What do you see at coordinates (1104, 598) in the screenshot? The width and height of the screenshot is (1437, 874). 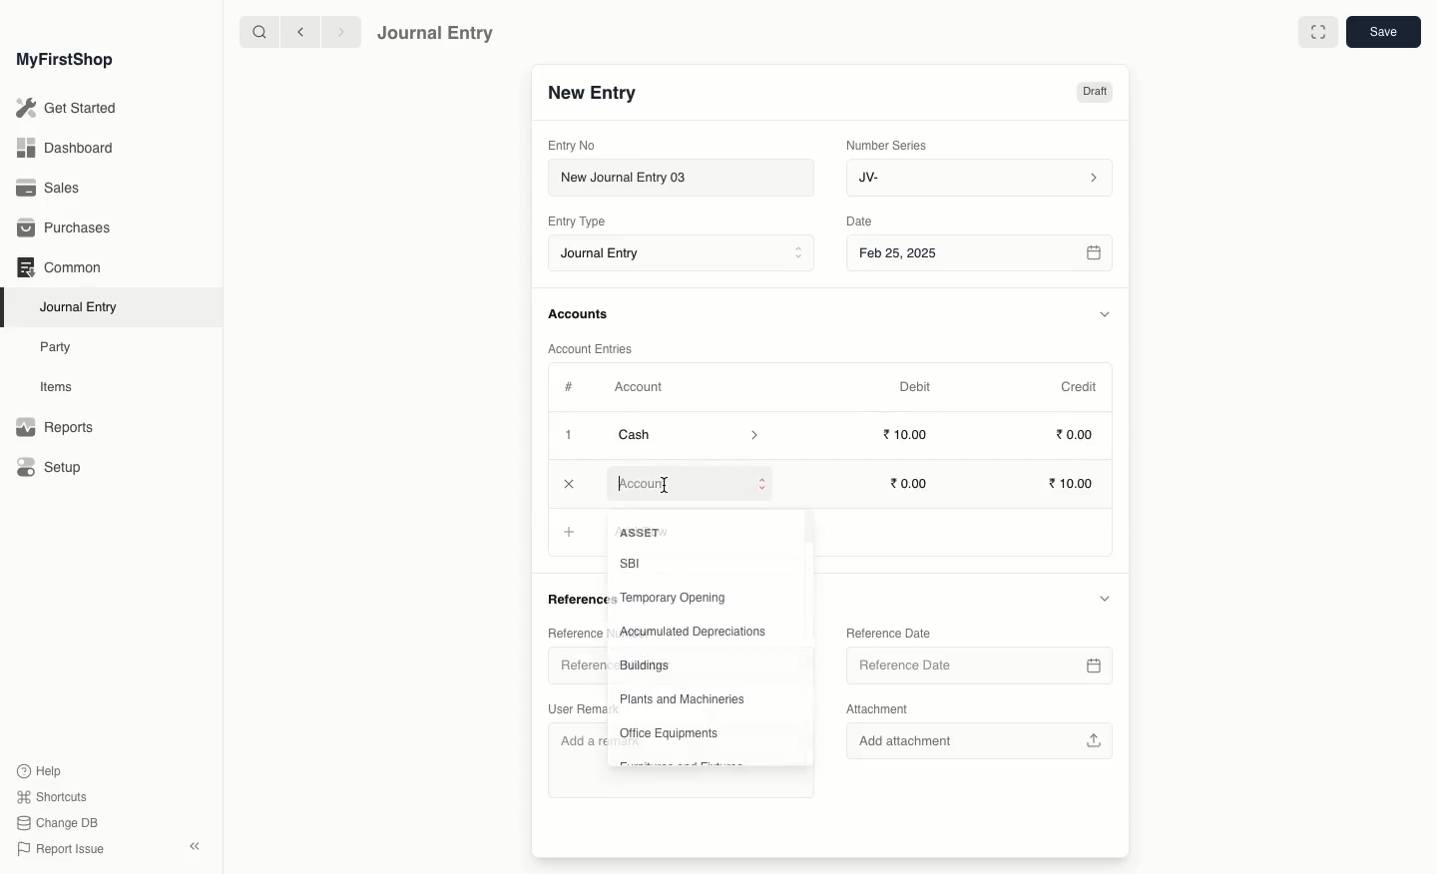 I see `Hide` at bounding box center [1104, 598].